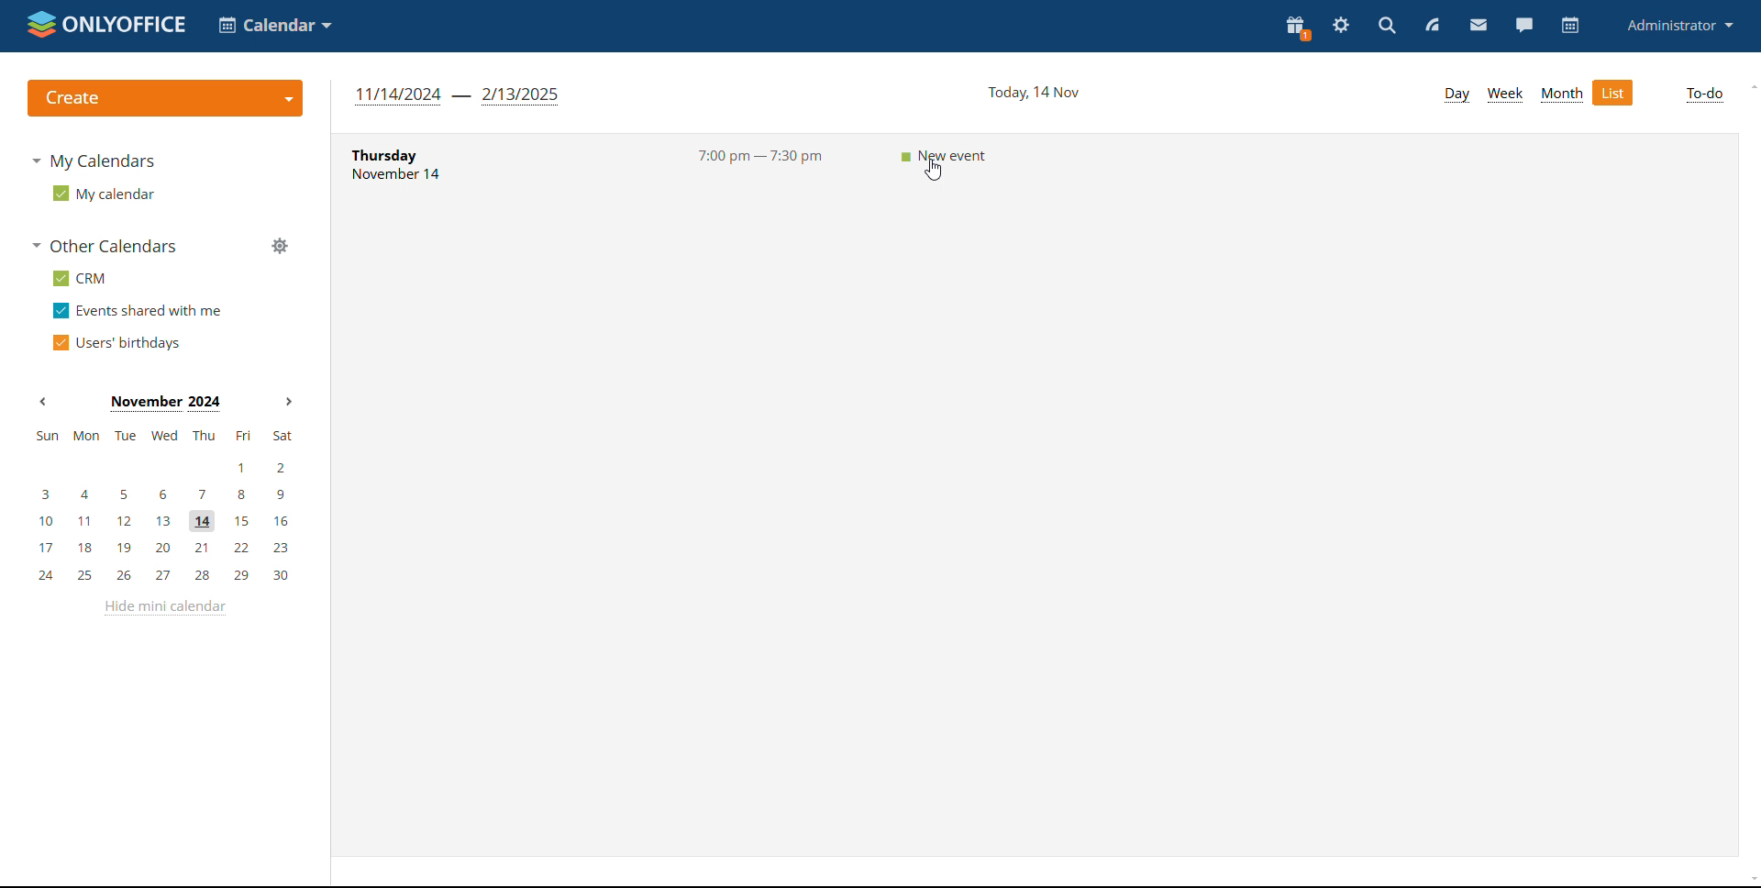 The height and width of the screenshot is (888, 1761). What do you see at coordinates (1342, 24) in the screenshot?
I see `settings` at bounding box center [1342, 24].